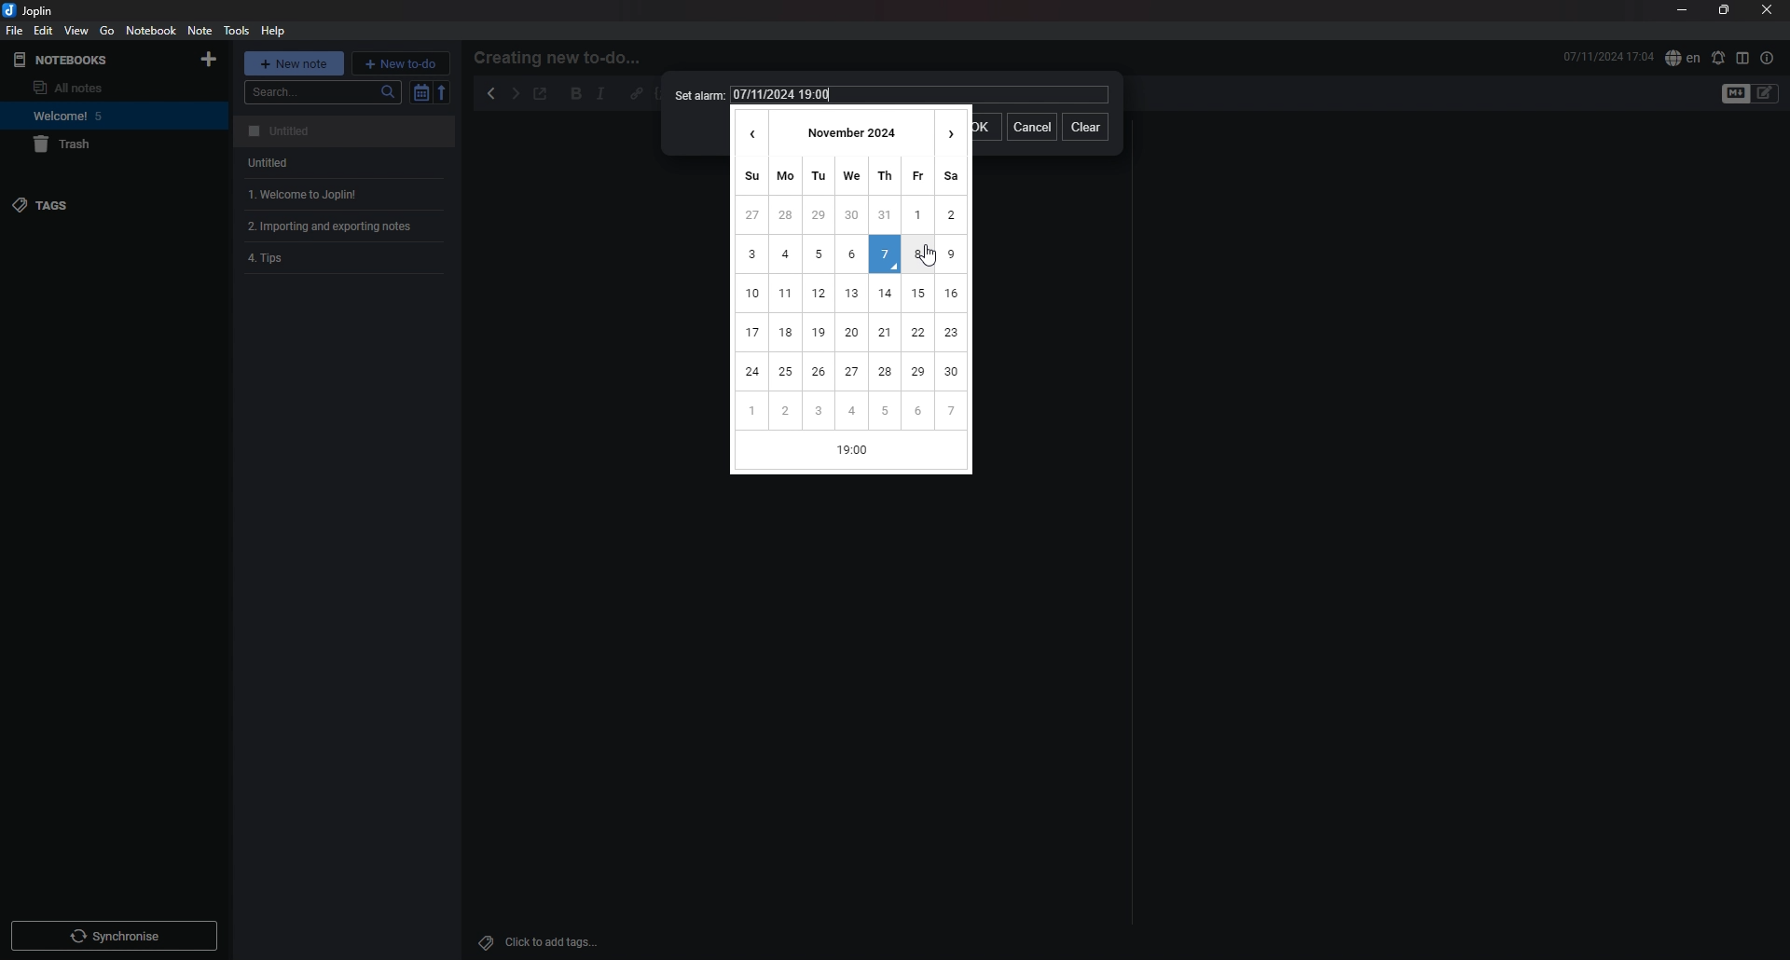 This screenshot has height=960, width=1790. I want to click on time selection, so click(854, 453).